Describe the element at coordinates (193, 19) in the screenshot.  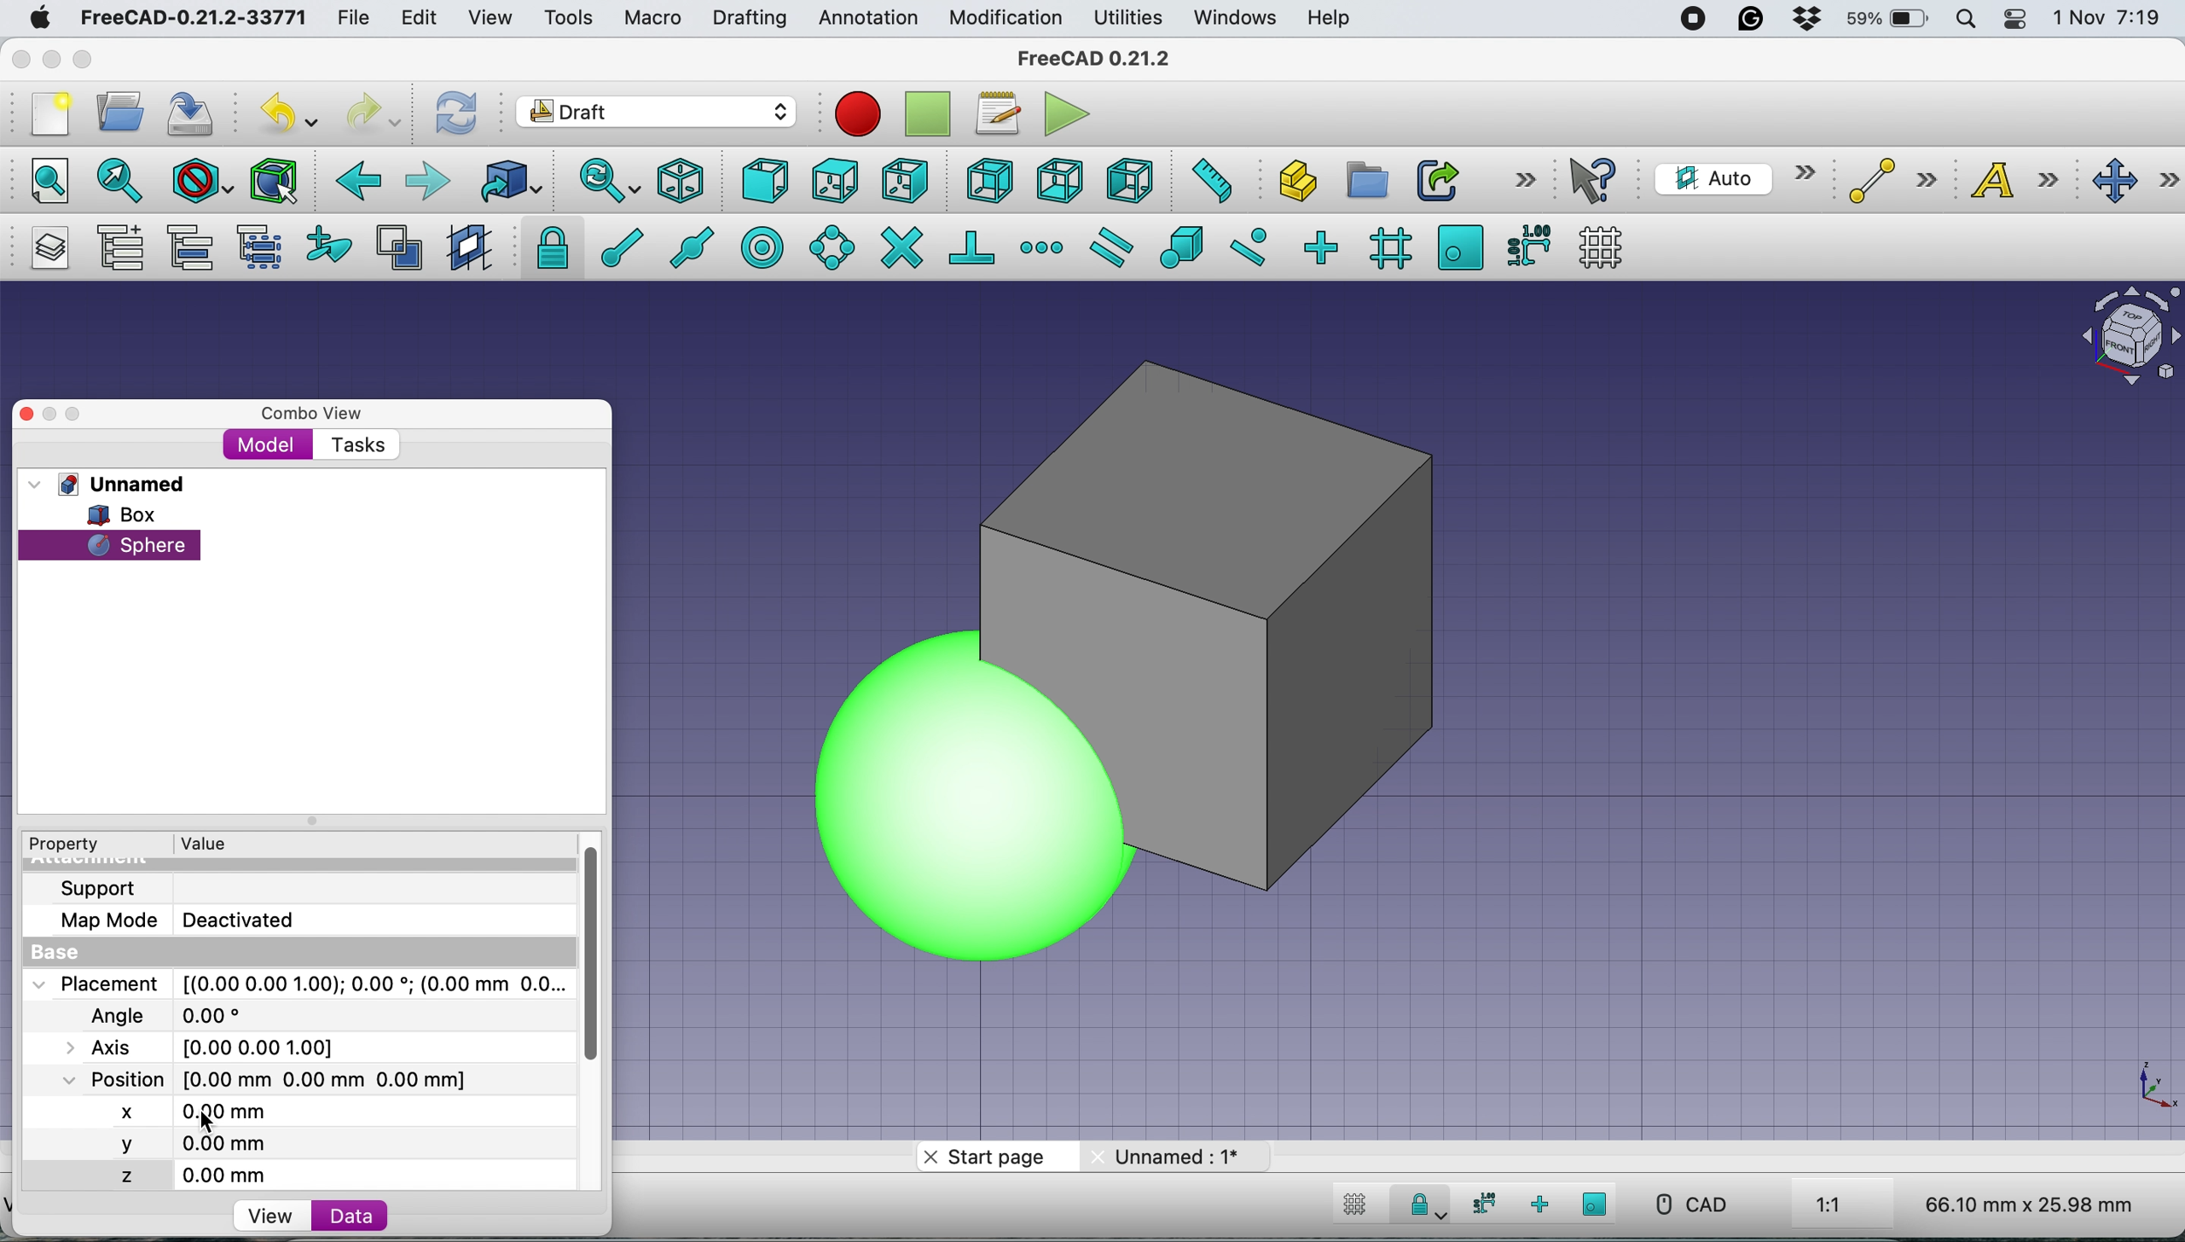
I see `freecad` at that location.